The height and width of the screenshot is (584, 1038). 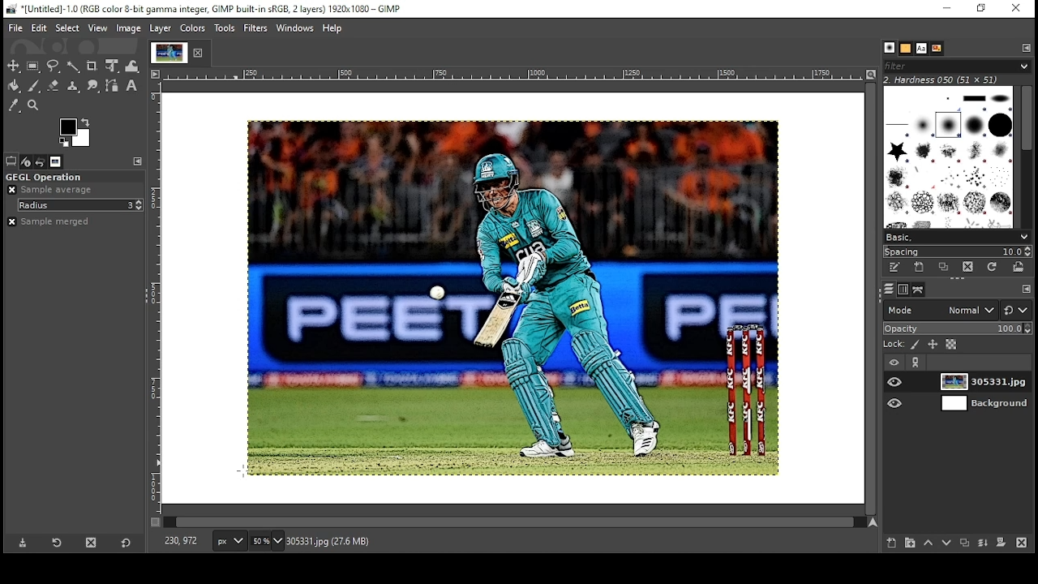 What do you see at coordinates (984, 544) in the screenshot?
I see `merge layer` at bounding box center [984, 544].